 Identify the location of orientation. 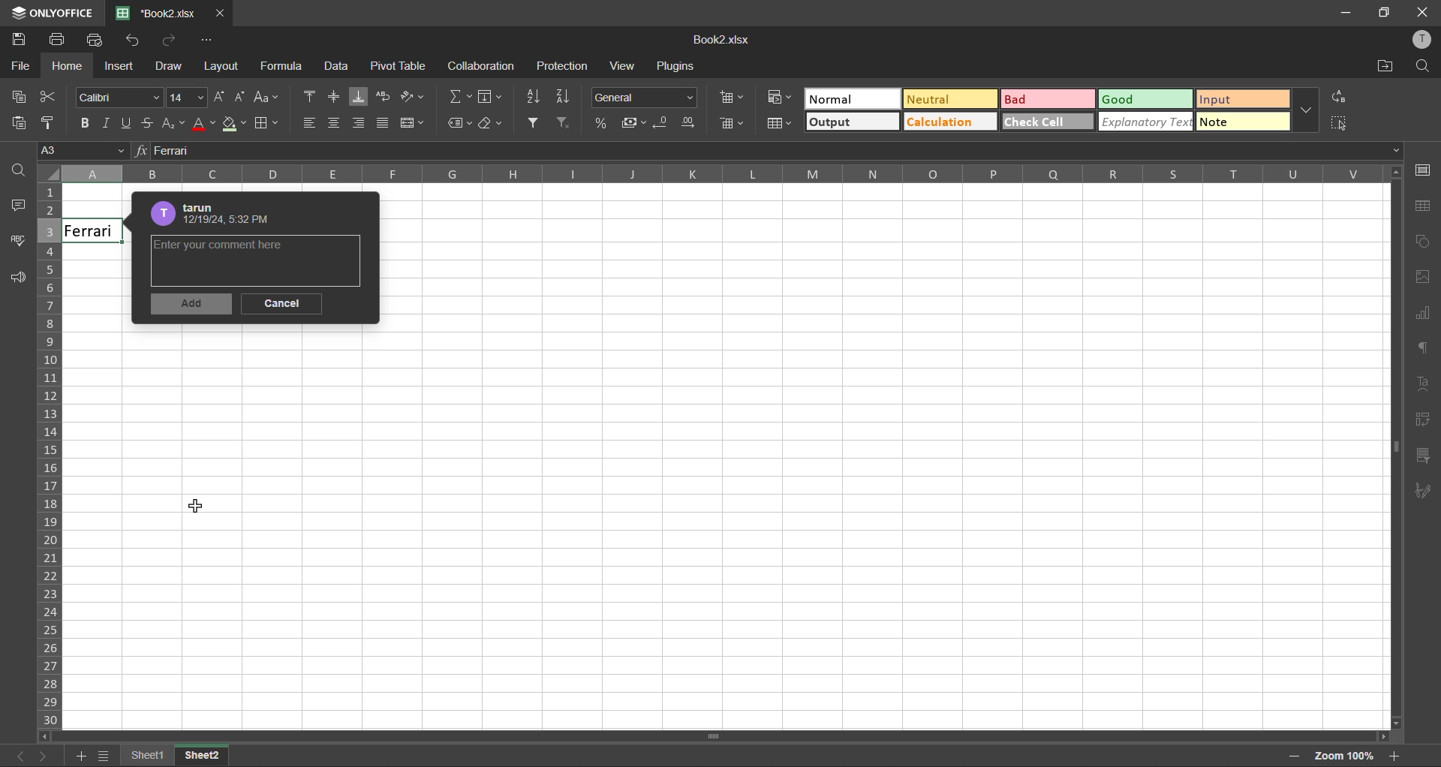
(414, 96).